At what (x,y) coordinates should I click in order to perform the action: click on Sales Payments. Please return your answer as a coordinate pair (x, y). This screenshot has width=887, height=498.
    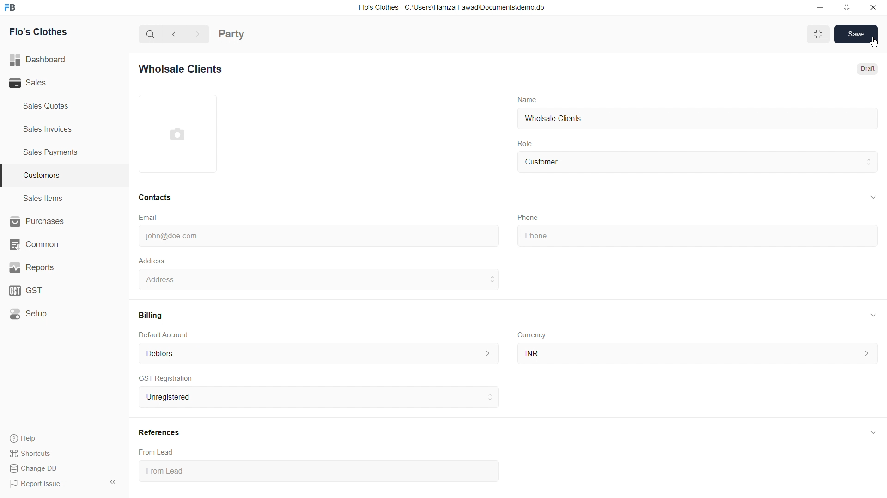
    Looking at the image, I should click on (53, 153).